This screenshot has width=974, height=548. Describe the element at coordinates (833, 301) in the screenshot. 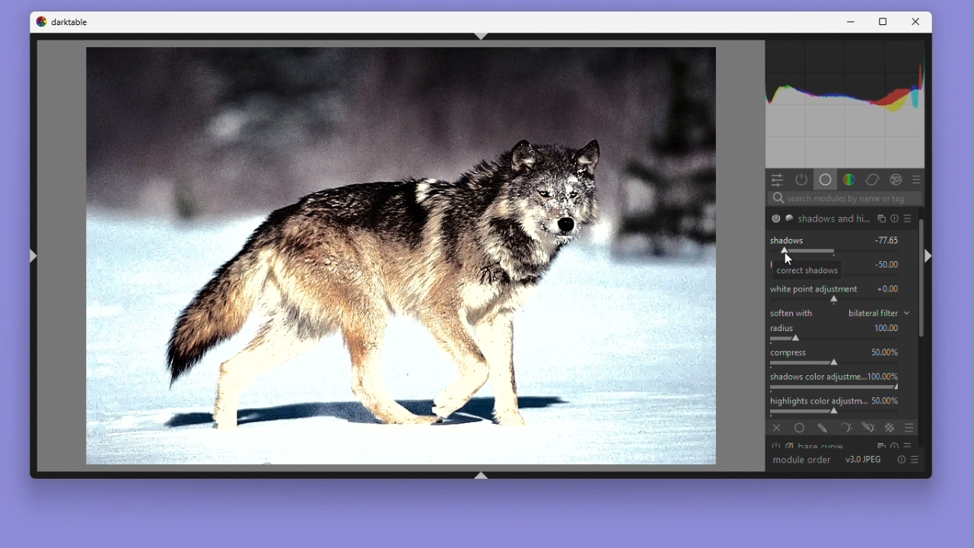

I see `shift white point` at that location.